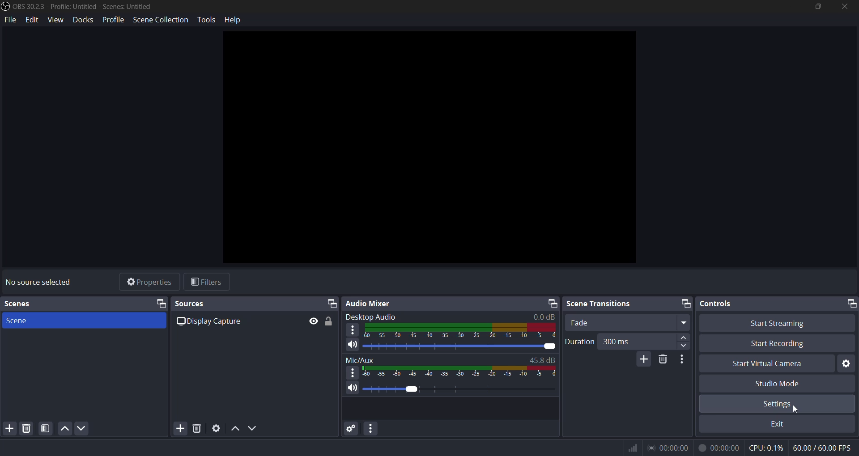 This screenshot has width=859, height=456. Describe the element at coordinates (211, 322) in the screenshot. I see `display capture` at that location.